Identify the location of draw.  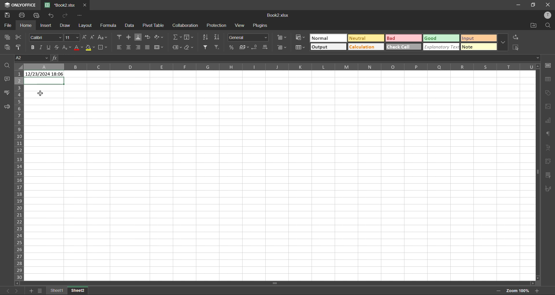
(65, 26).